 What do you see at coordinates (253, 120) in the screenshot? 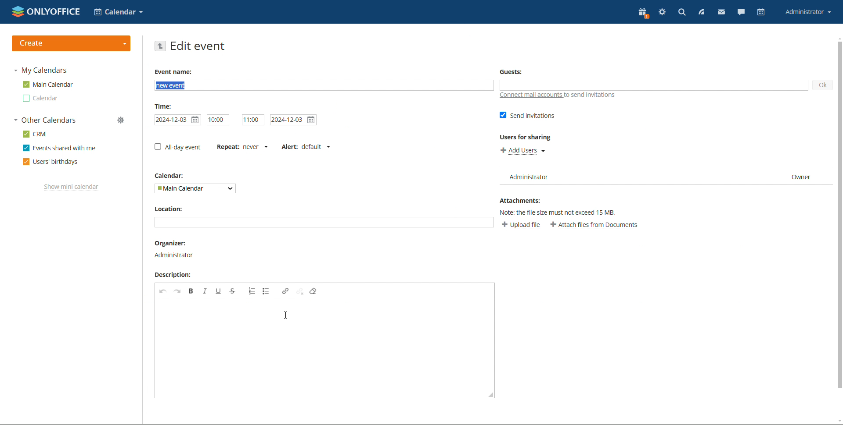
I see `end time` at bounding box center [253, 120].